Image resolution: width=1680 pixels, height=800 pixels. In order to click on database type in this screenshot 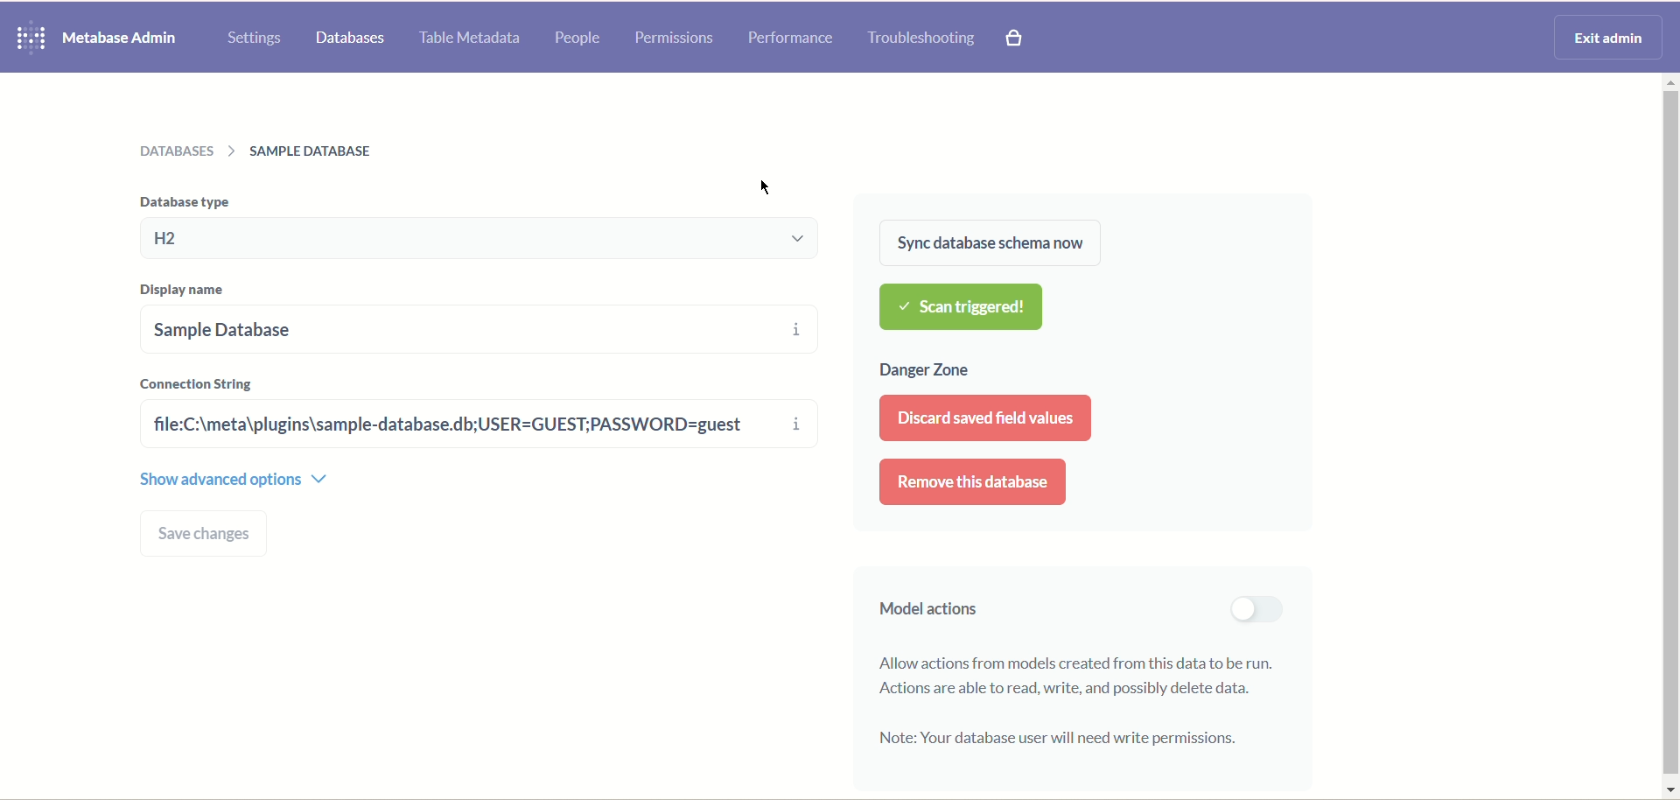, I will do `click(181, 200)`.